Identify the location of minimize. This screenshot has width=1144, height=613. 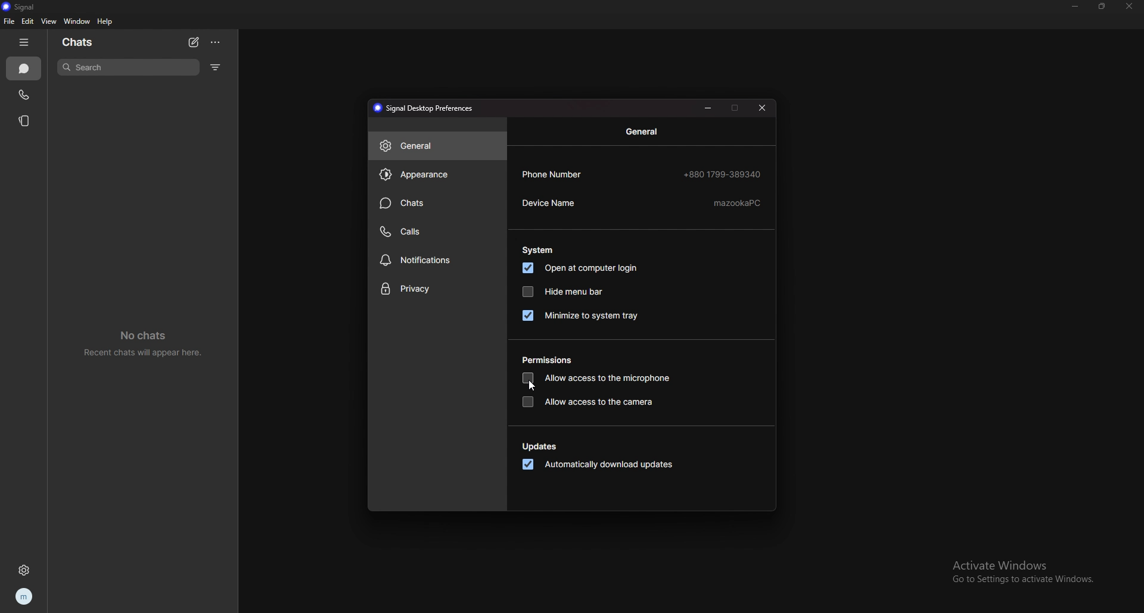
(1075, 6).